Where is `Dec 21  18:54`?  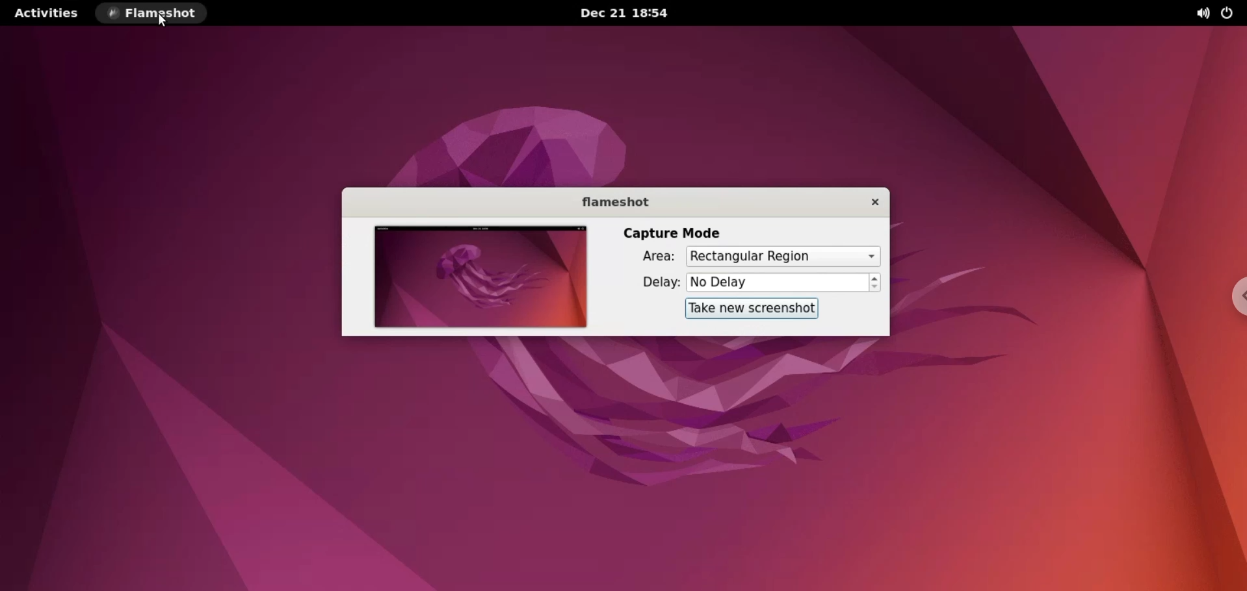 Dec 21  18:54 is located at coordinates (630, 12).